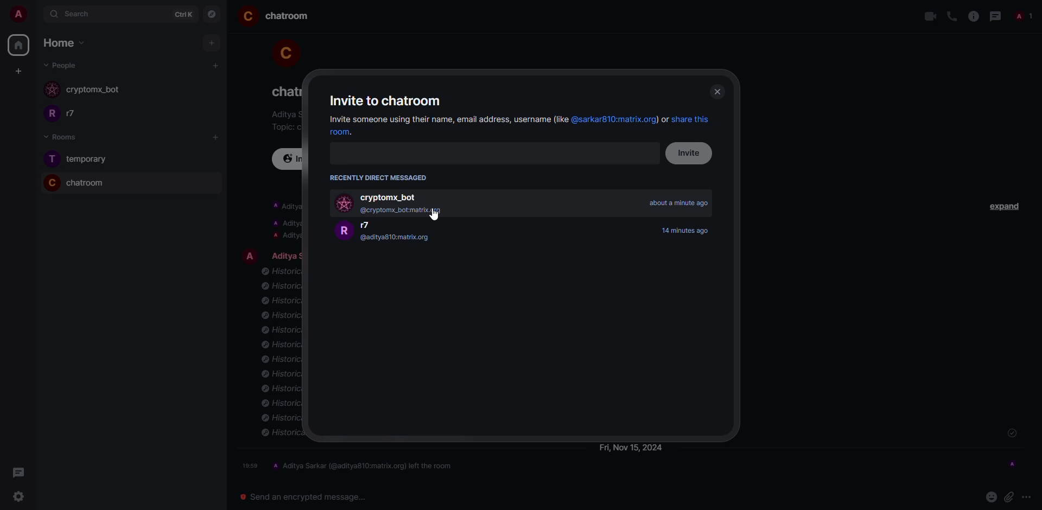 The width and height of the screenshot is (1042, 510). What do you see at coordinates (995, 16) in the screenshot?
I see `threads` at bounding box center [995, 16].